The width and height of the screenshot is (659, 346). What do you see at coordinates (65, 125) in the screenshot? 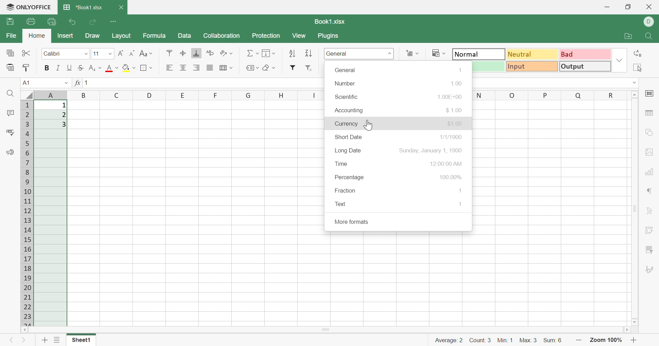
I see `3` at bounding box center [65, 125].